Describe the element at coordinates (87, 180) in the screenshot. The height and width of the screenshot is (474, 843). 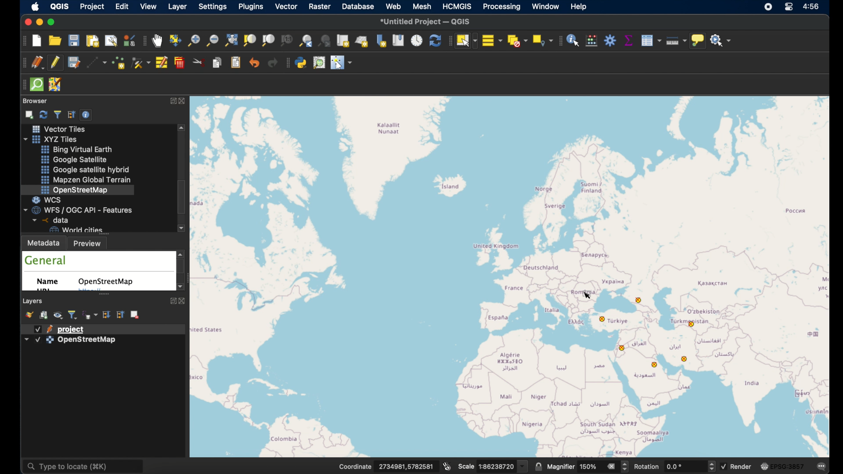
I see `mapzen global terrain` at that location.